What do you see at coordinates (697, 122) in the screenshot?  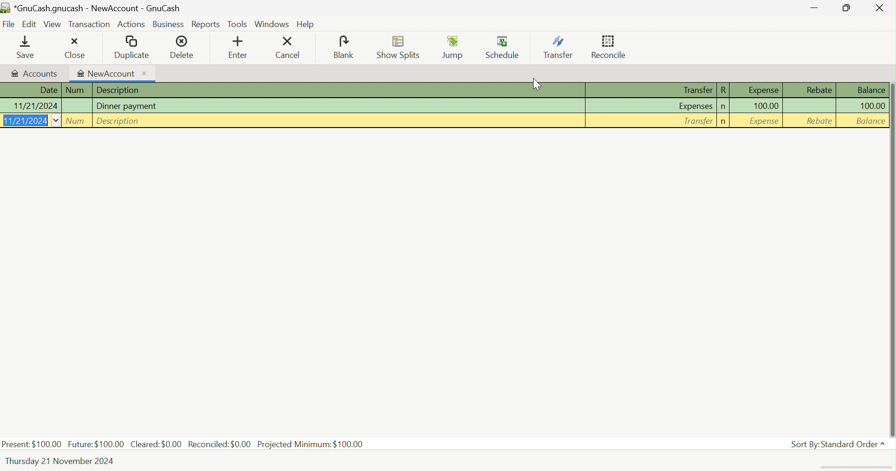 I see `transfer` at bounding box center [697, 122].